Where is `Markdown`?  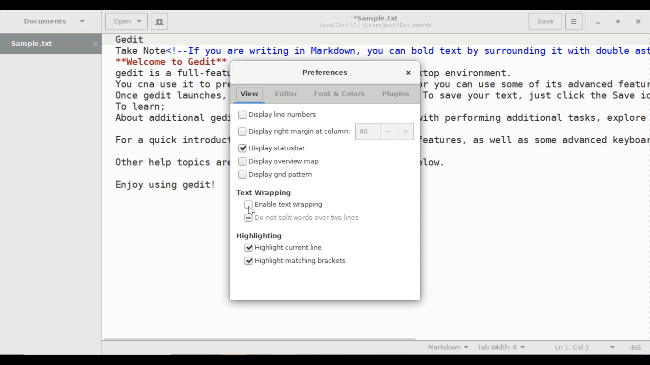 Markdown is located at coordinates (449, 347).